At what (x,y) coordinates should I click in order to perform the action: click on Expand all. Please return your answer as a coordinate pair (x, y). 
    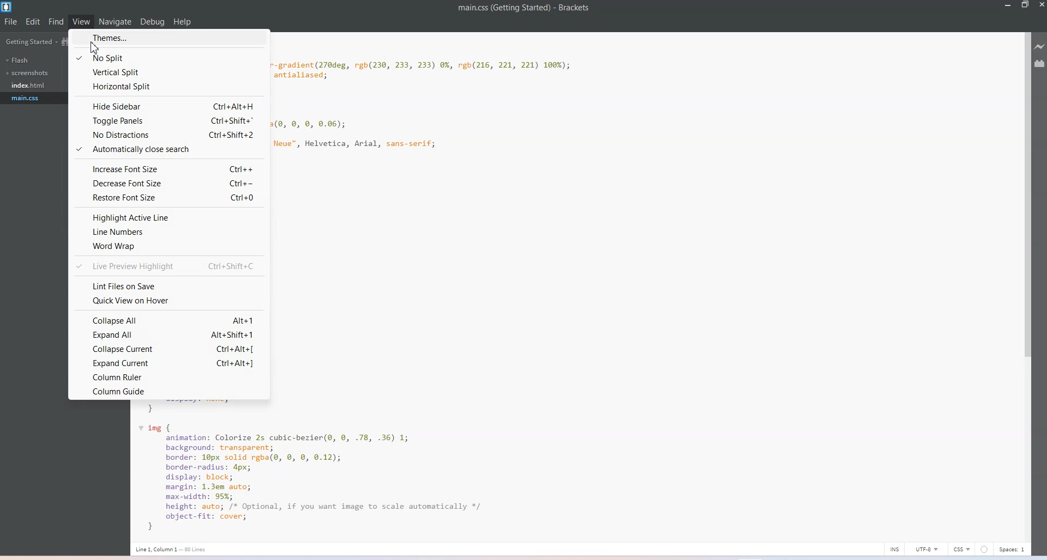
    Looking at the image, I should click on (169, 335).